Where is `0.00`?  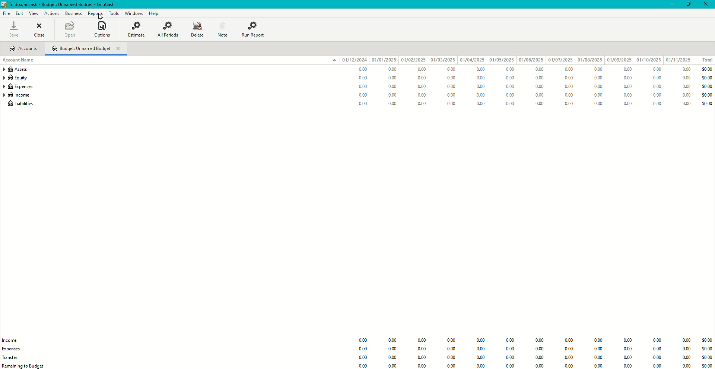
0.00 is located at coordinates (630, 71).